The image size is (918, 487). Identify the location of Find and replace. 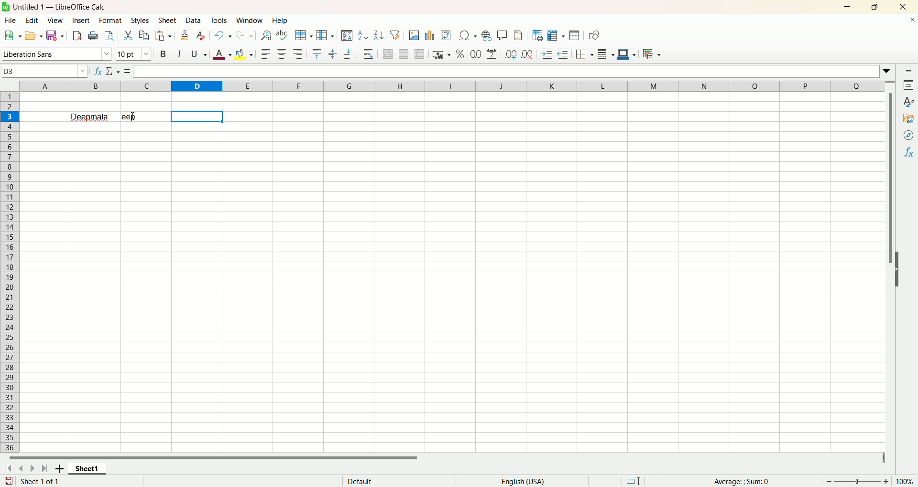
(266, 35).